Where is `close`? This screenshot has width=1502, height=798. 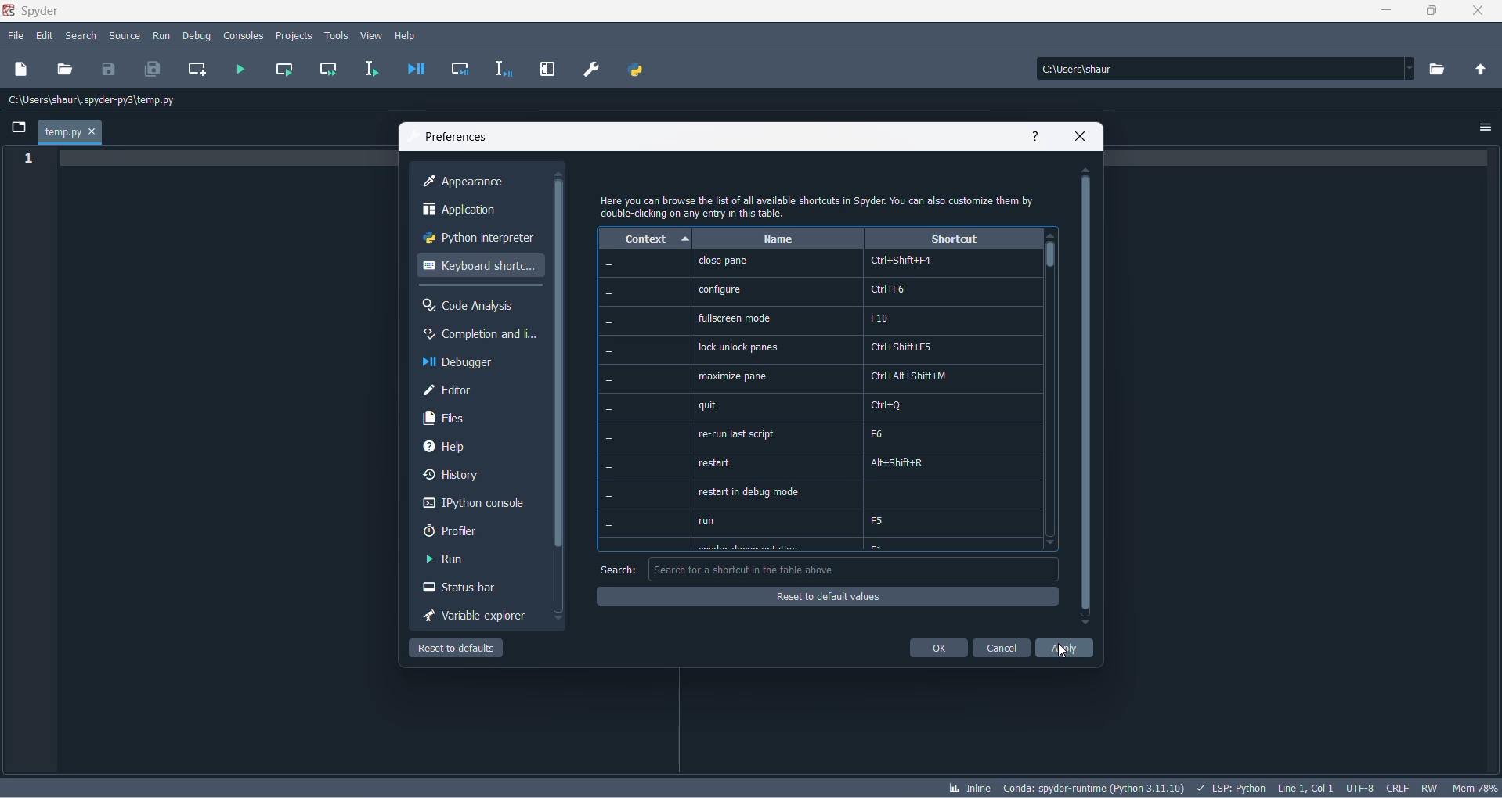
close is located at coordinates (1484, 14).